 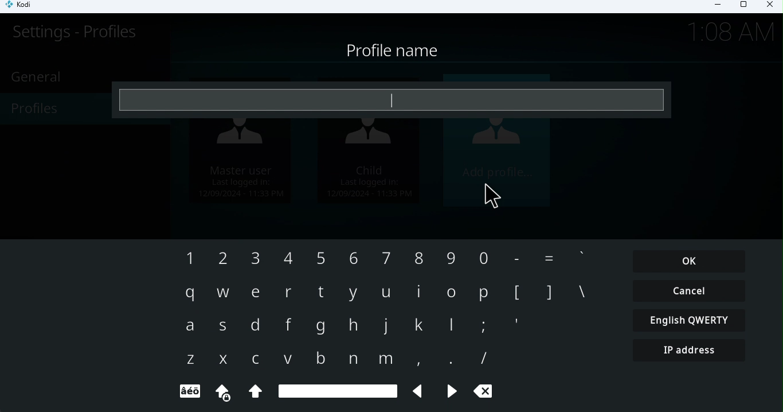 What do you see at coordinates (328, 324) in the screenshot?
I see `Keyboard` at bounding box center [328, 324].